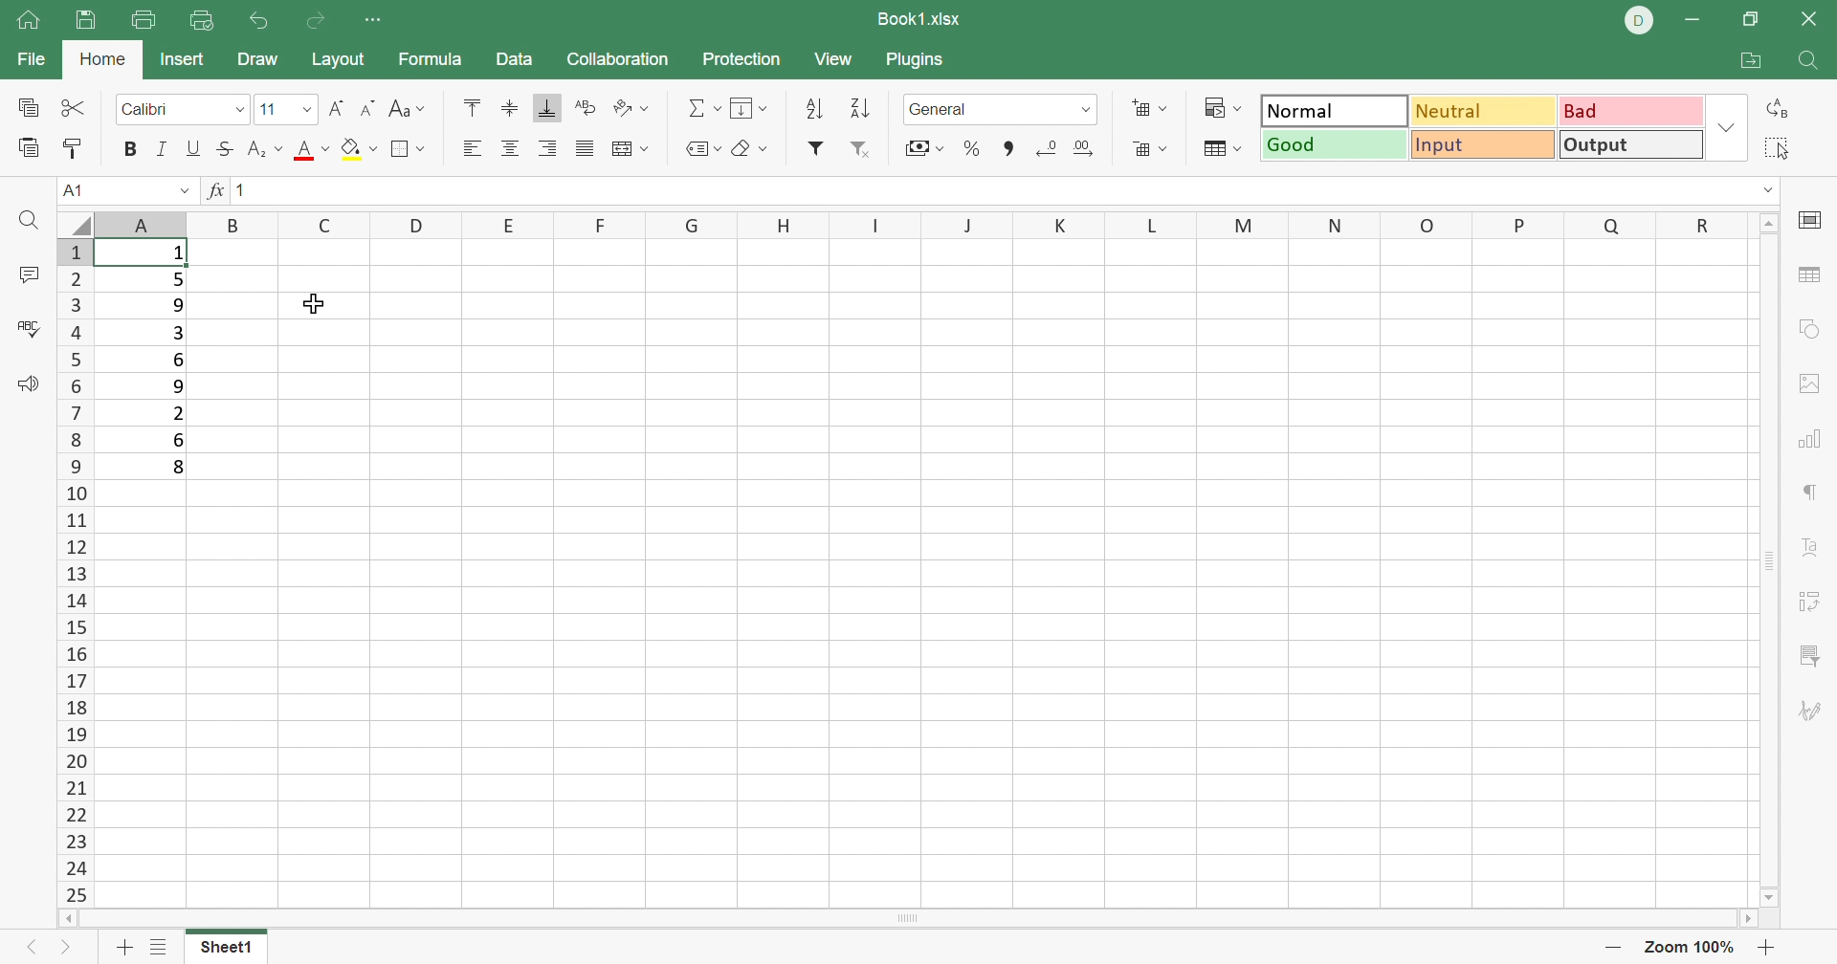 Image resolution: width=1837 pixels, height=964 pixels. What do you see at coordinates (1765, 947) in the screenshot?
I see `Zoom in` at bounding box center [1765, 947].